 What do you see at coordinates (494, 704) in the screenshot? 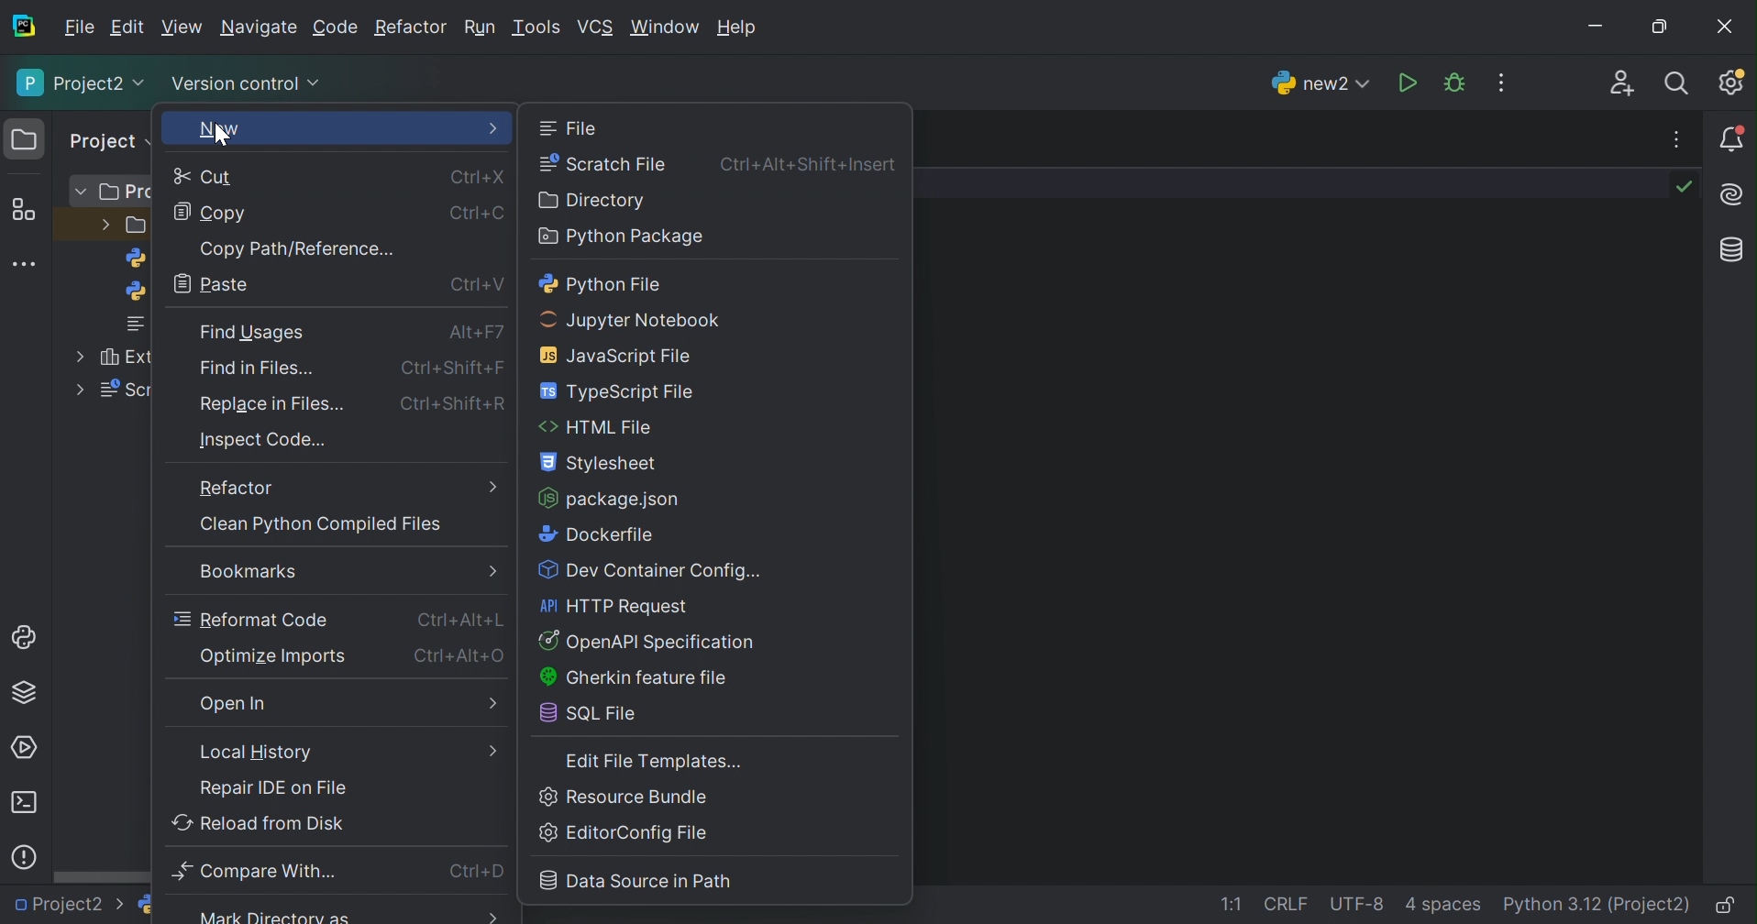
I see `More` at bounding box center [494, 704].